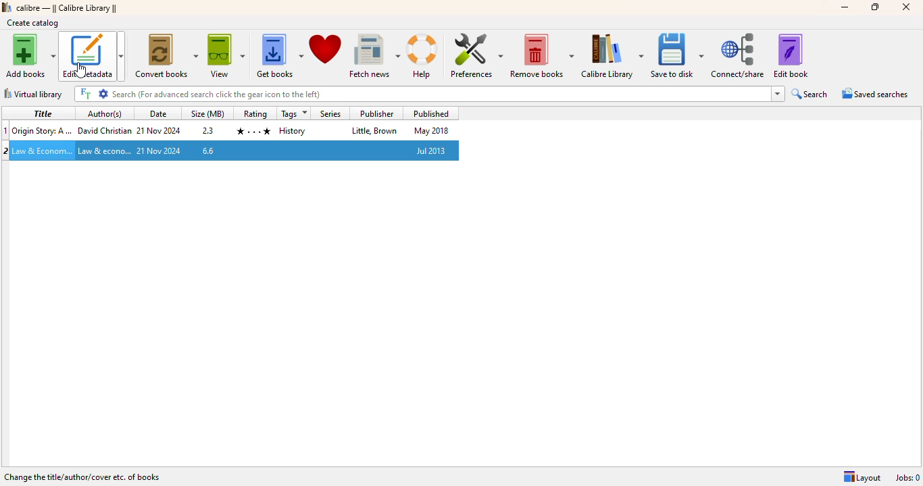 Image resolution: width=923 pixels, height=486 pixels. Describe the element at coordinates (326, 50) in the screenshot. I see `donate to support calibre` at that location.